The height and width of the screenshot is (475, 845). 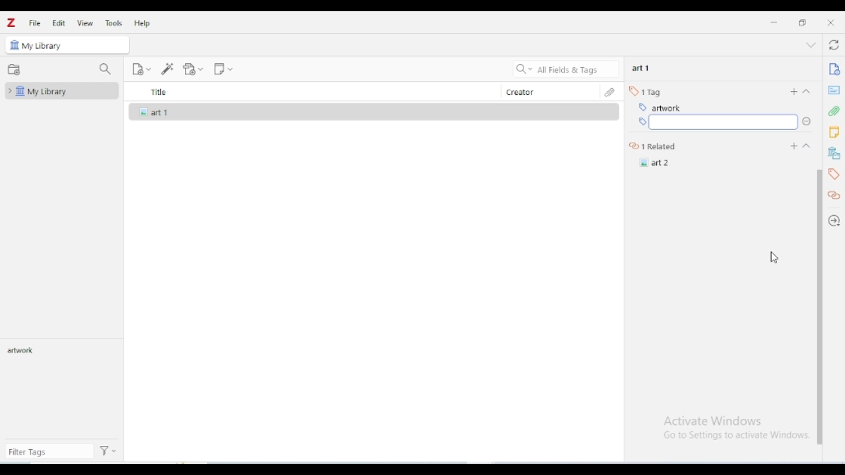 What do you see at coordinates (59, 23) in the screenshot?
I see `edit` at bounding box center [59, 23].